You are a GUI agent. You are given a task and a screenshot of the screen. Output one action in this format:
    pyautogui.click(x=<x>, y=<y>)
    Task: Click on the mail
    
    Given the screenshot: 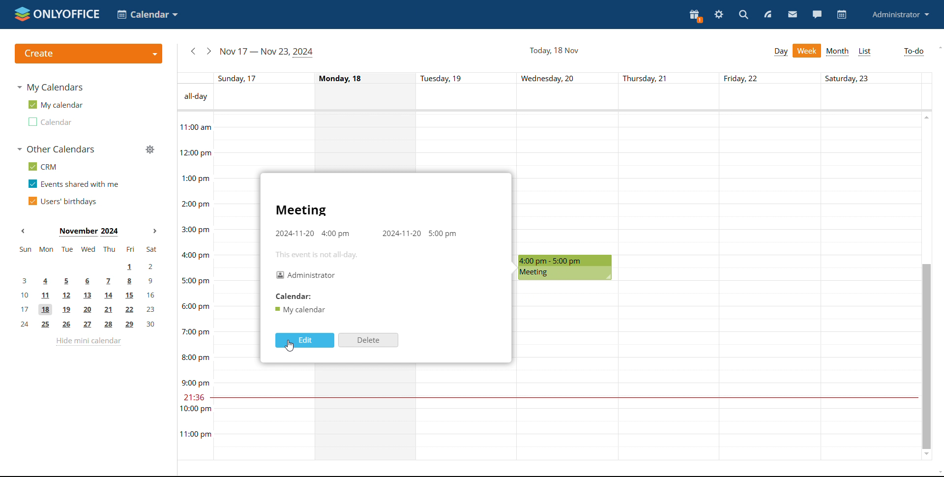 What is the action you would take?
    pyautogui.click(x=793, y=15)
    